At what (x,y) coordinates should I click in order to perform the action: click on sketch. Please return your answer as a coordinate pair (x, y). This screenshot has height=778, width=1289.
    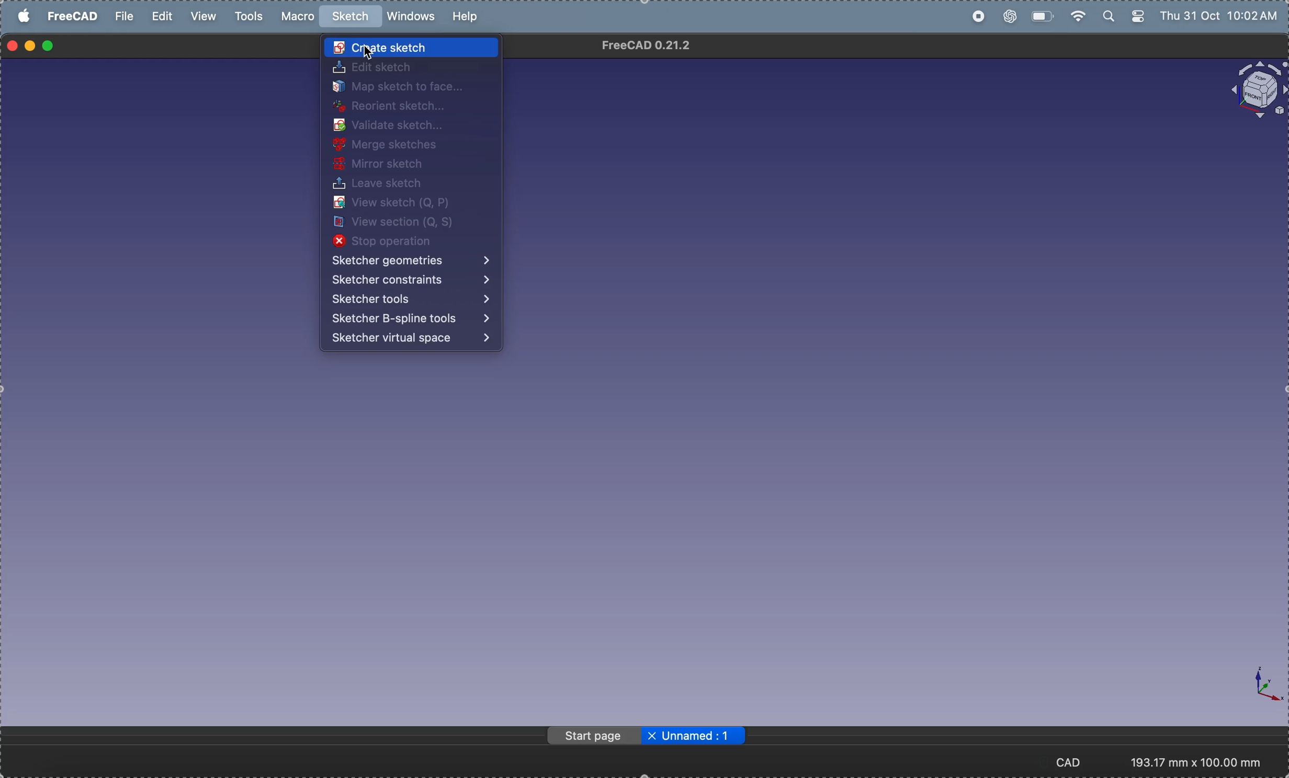
    Looking at the image, I should click on (353, 17).